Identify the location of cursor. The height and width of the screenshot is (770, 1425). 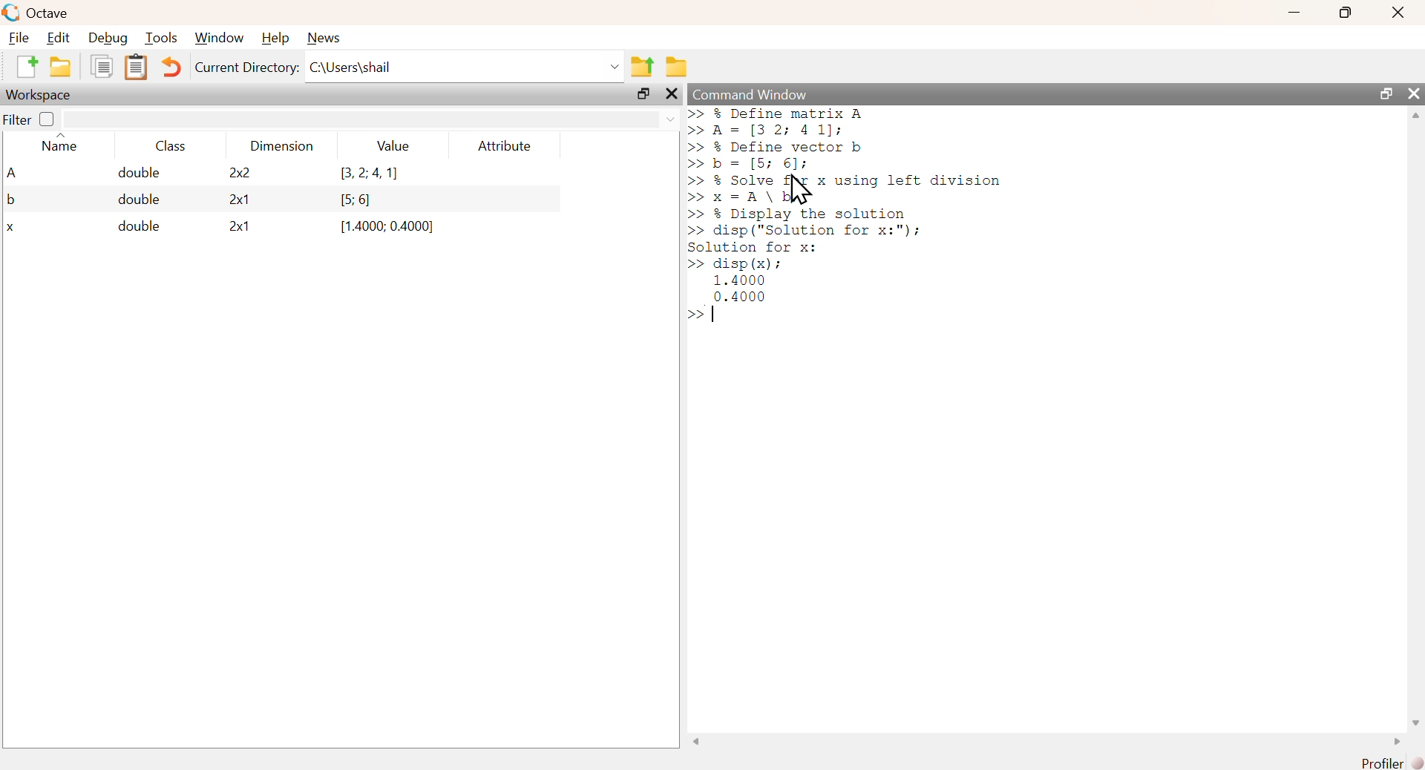
(799, 191).